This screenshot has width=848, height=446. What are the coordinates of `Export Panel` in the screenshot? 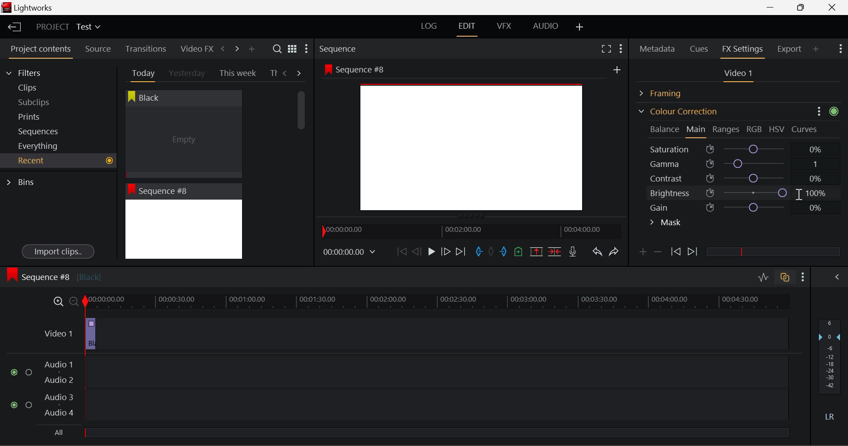 It's located at (791, 49).